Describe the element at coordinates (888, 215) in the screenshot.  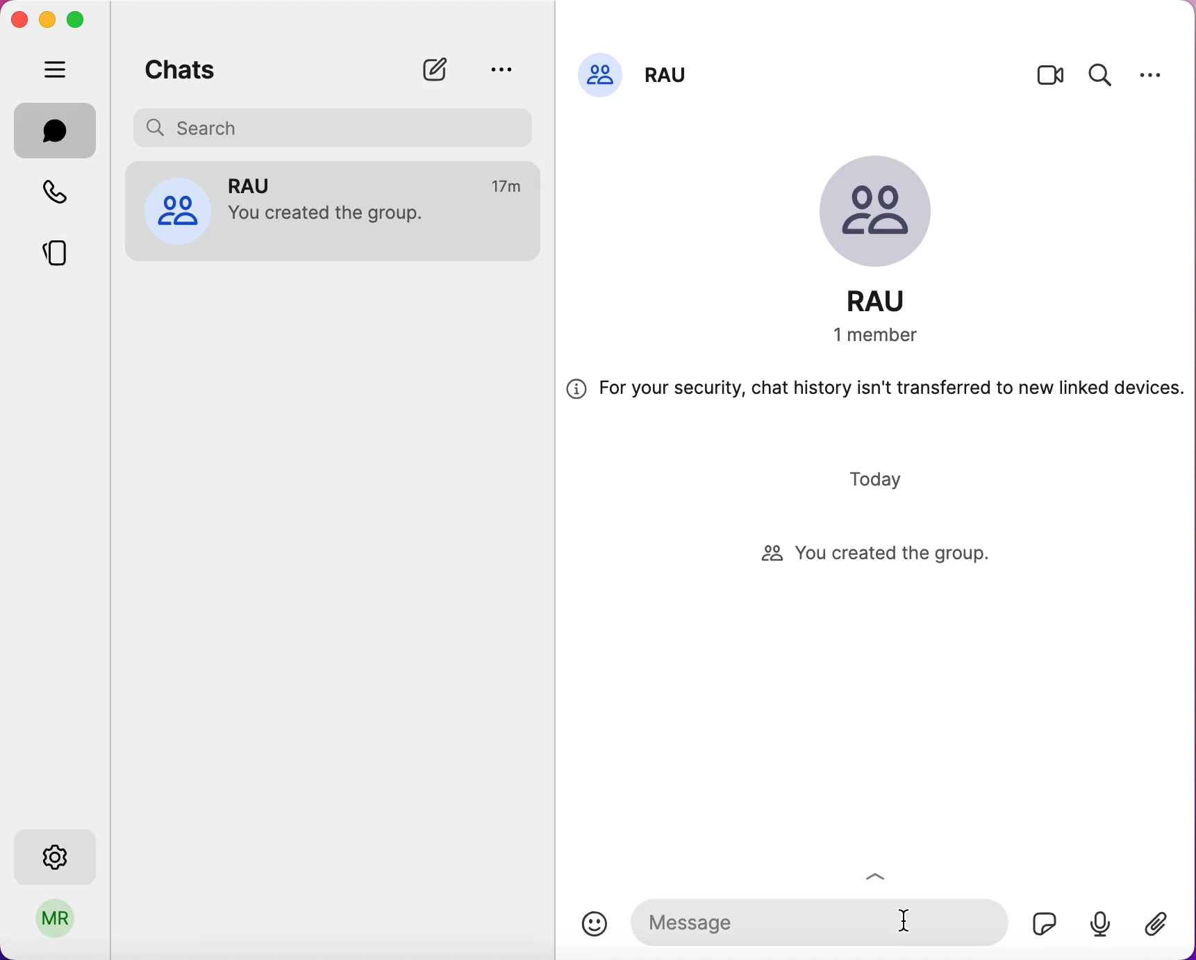
I see `group picture` at that location.